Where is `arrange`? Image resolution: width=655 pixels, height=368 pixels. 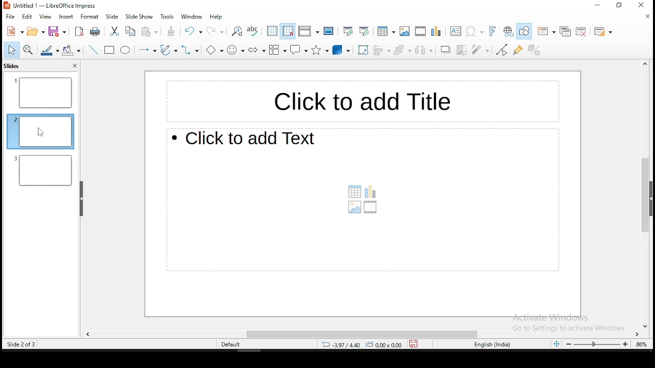 arrange is located at coordinates (403, 50).